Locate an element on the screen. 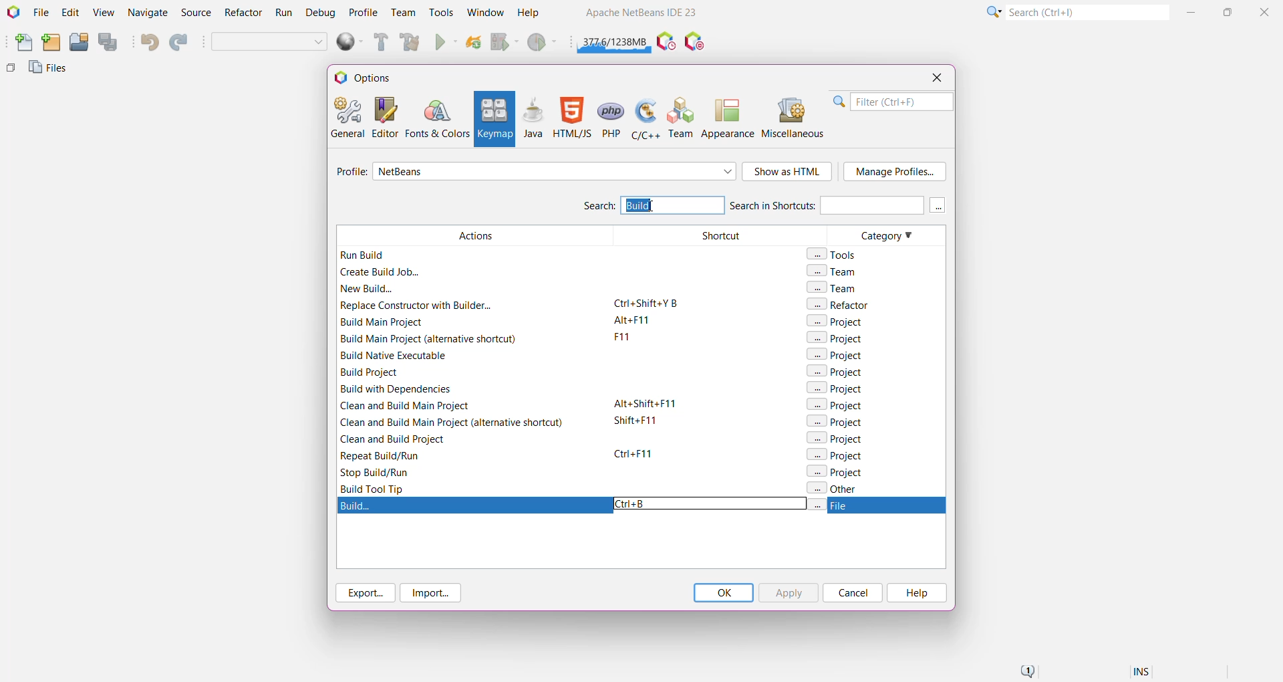 The width and height of the screenshot is (1283, 682). Undo is located at coordinates (148, 42).